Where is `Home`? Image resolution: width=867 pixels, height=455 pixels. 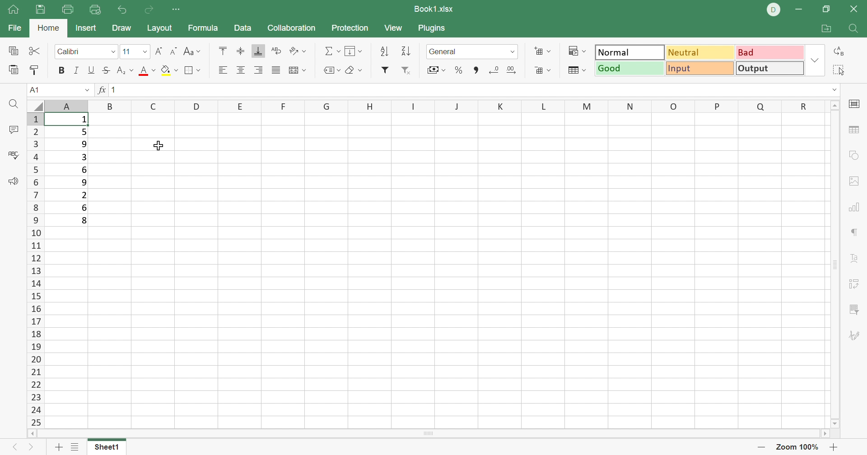
Home is located at coordinates (14, 10).